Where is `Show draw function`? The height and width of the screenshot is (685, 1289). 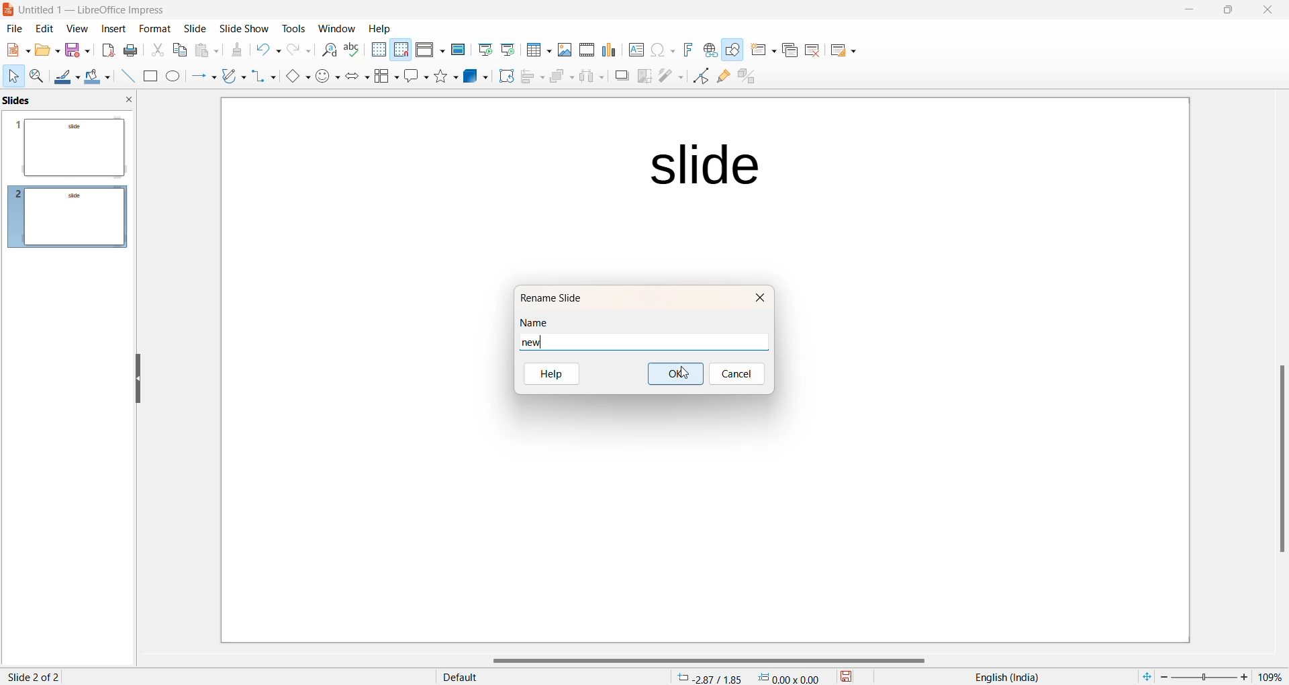
Show draw function is located at coordinates (732, 51).